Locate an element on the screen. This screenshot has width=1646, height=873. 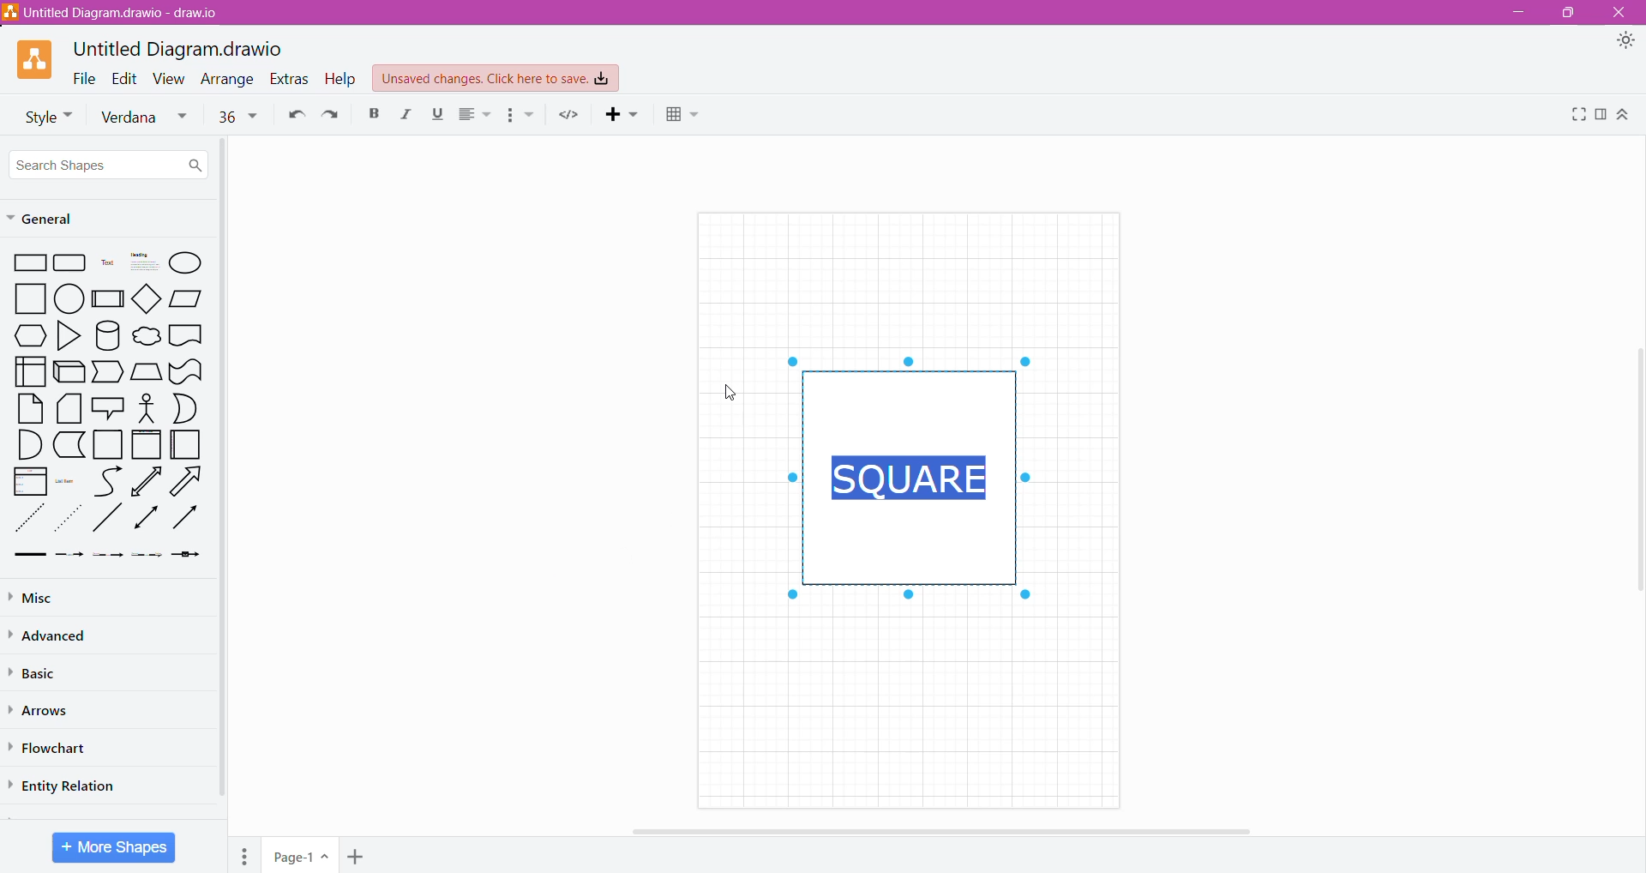
Close is located at coordinates (1622, 13).